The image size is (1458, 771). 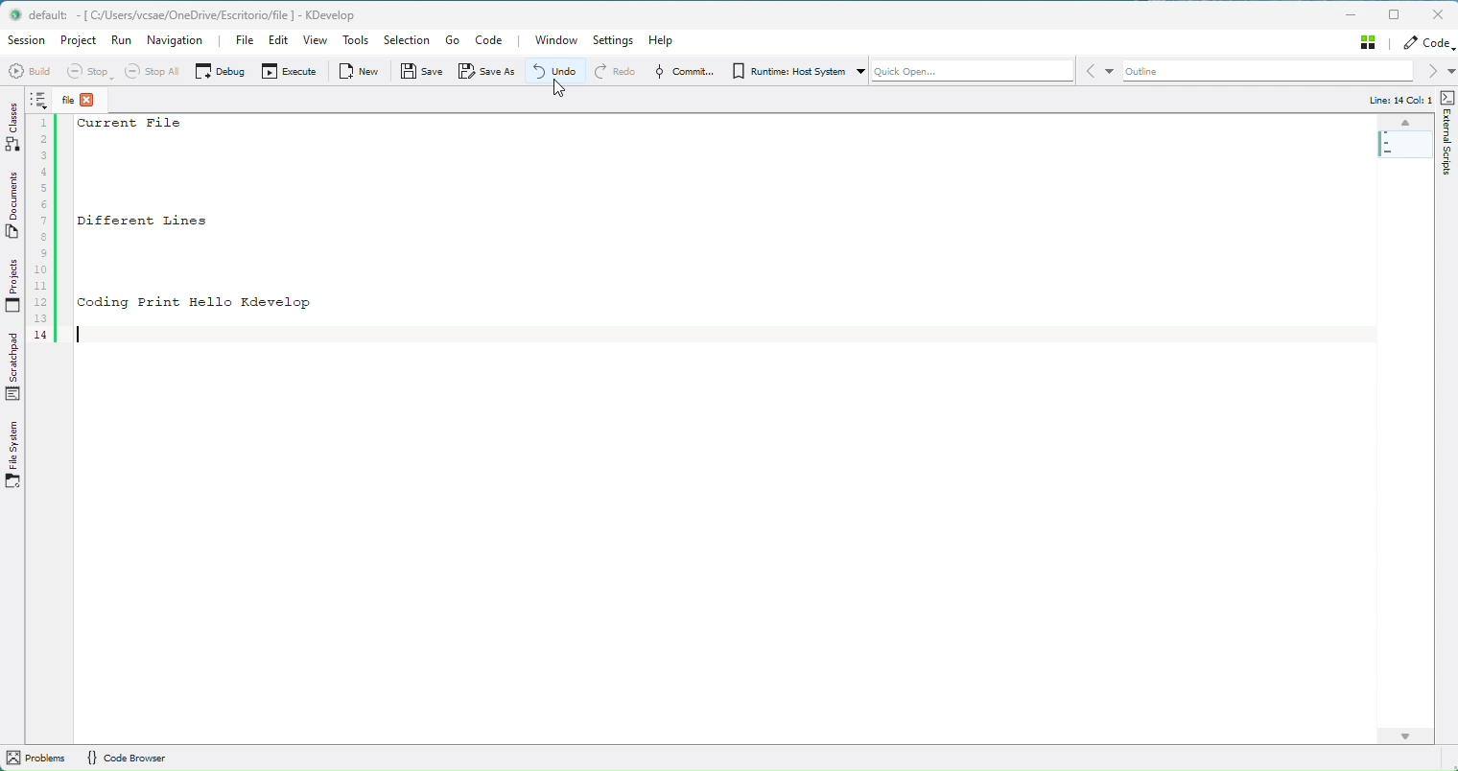 I want to click on Edit, so click(x=276, y=42).